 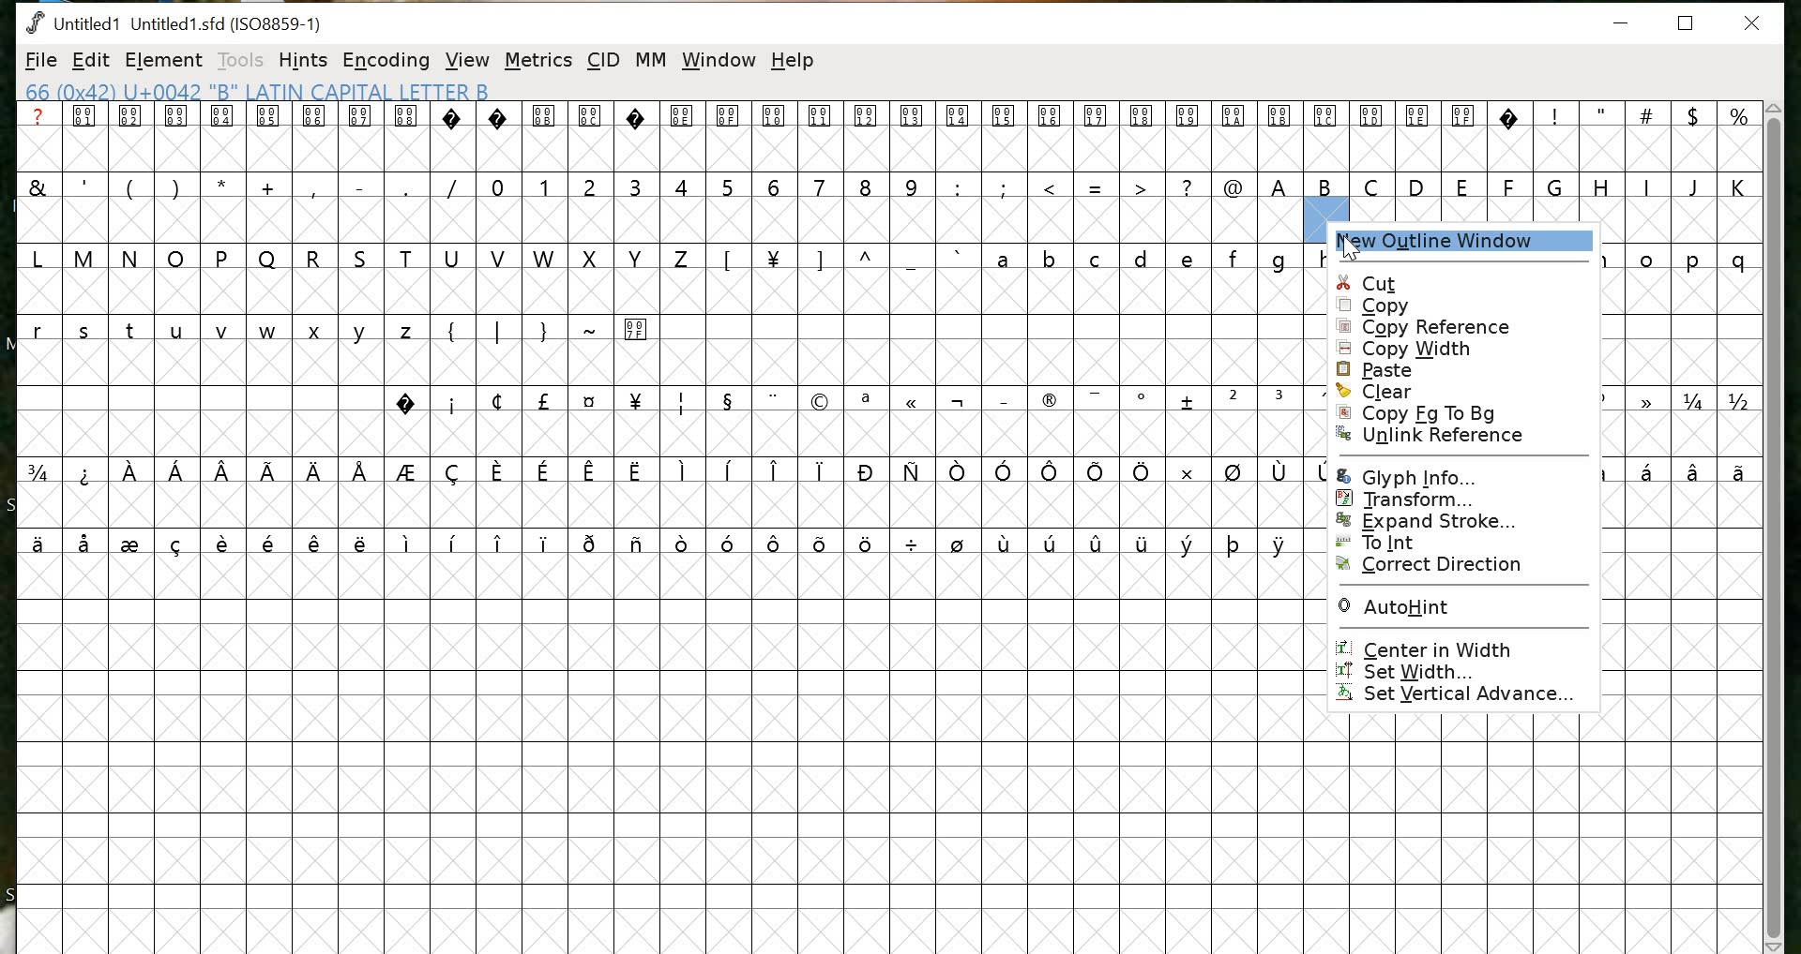 What do you see at coordinates (1774, 526) in the screenshot?
I see `scrollbar` at bounding box center [1774, 526].